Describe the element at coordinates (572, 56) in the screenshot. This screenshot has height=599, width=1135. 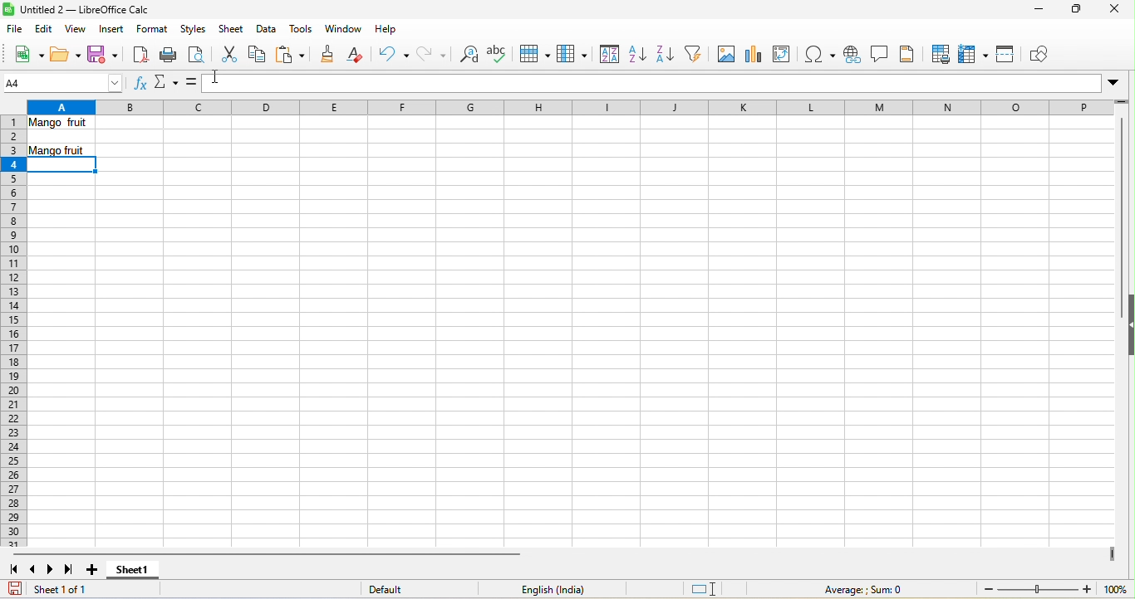
I see `column` at that location.